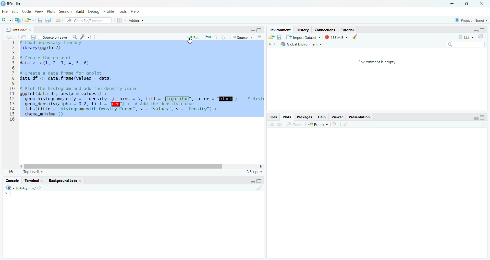 The height and width of the screenshot is (260, 490). I want to click on Environment is empty, so click(378, 62).